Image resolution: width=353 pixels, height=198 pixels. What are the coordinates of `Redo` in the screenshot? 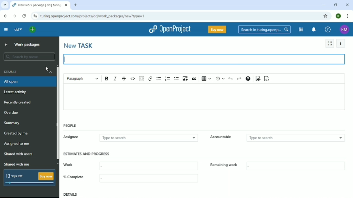 It's located at (240, 79).